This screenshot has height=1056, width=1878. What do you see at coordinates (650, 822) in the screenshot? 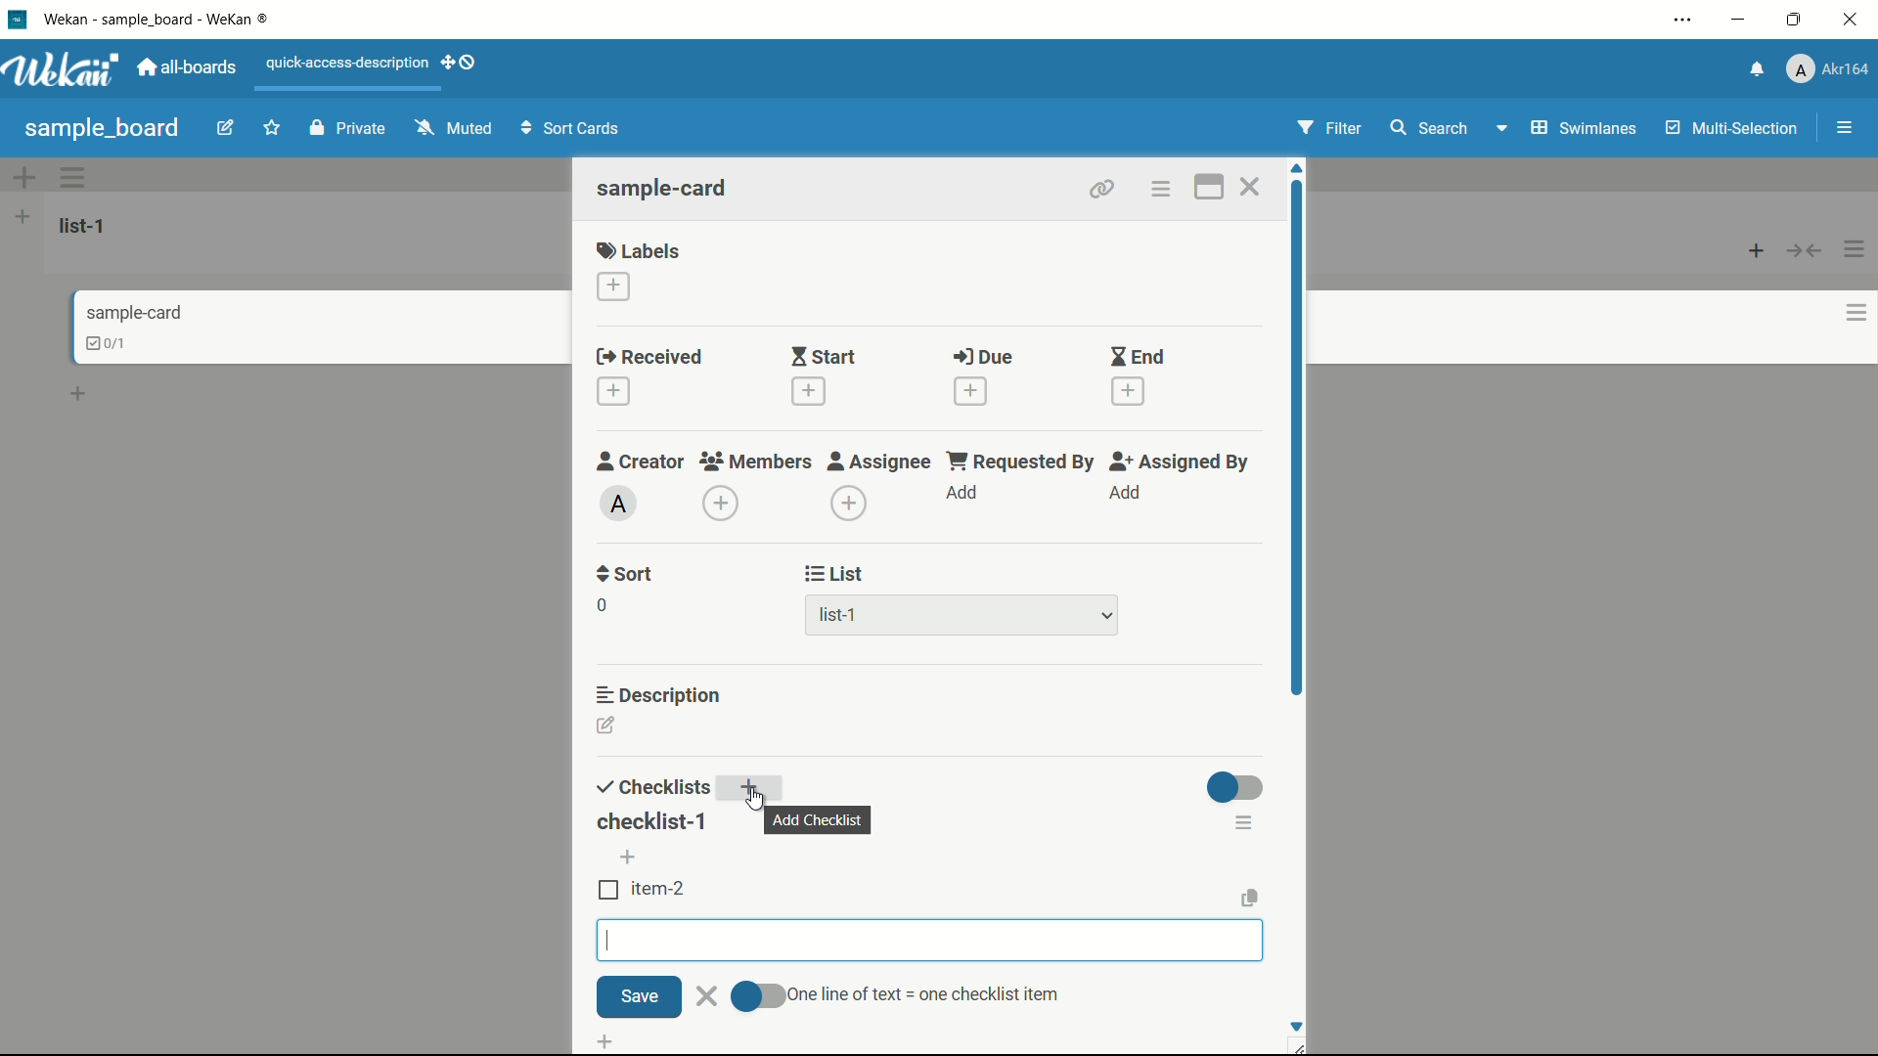
I see `checklist-1` at bounding box center [650, 822].